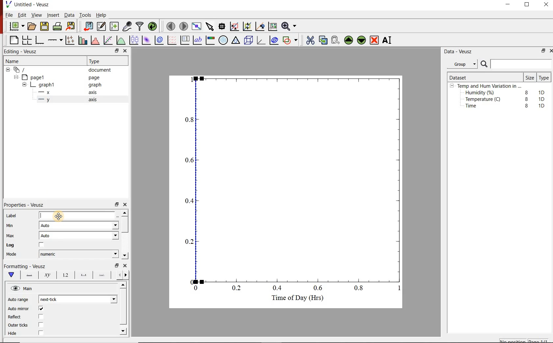  Describe the element at coordinates (323, 40) in the screenshot. I see `copy the selected widget` at that location.